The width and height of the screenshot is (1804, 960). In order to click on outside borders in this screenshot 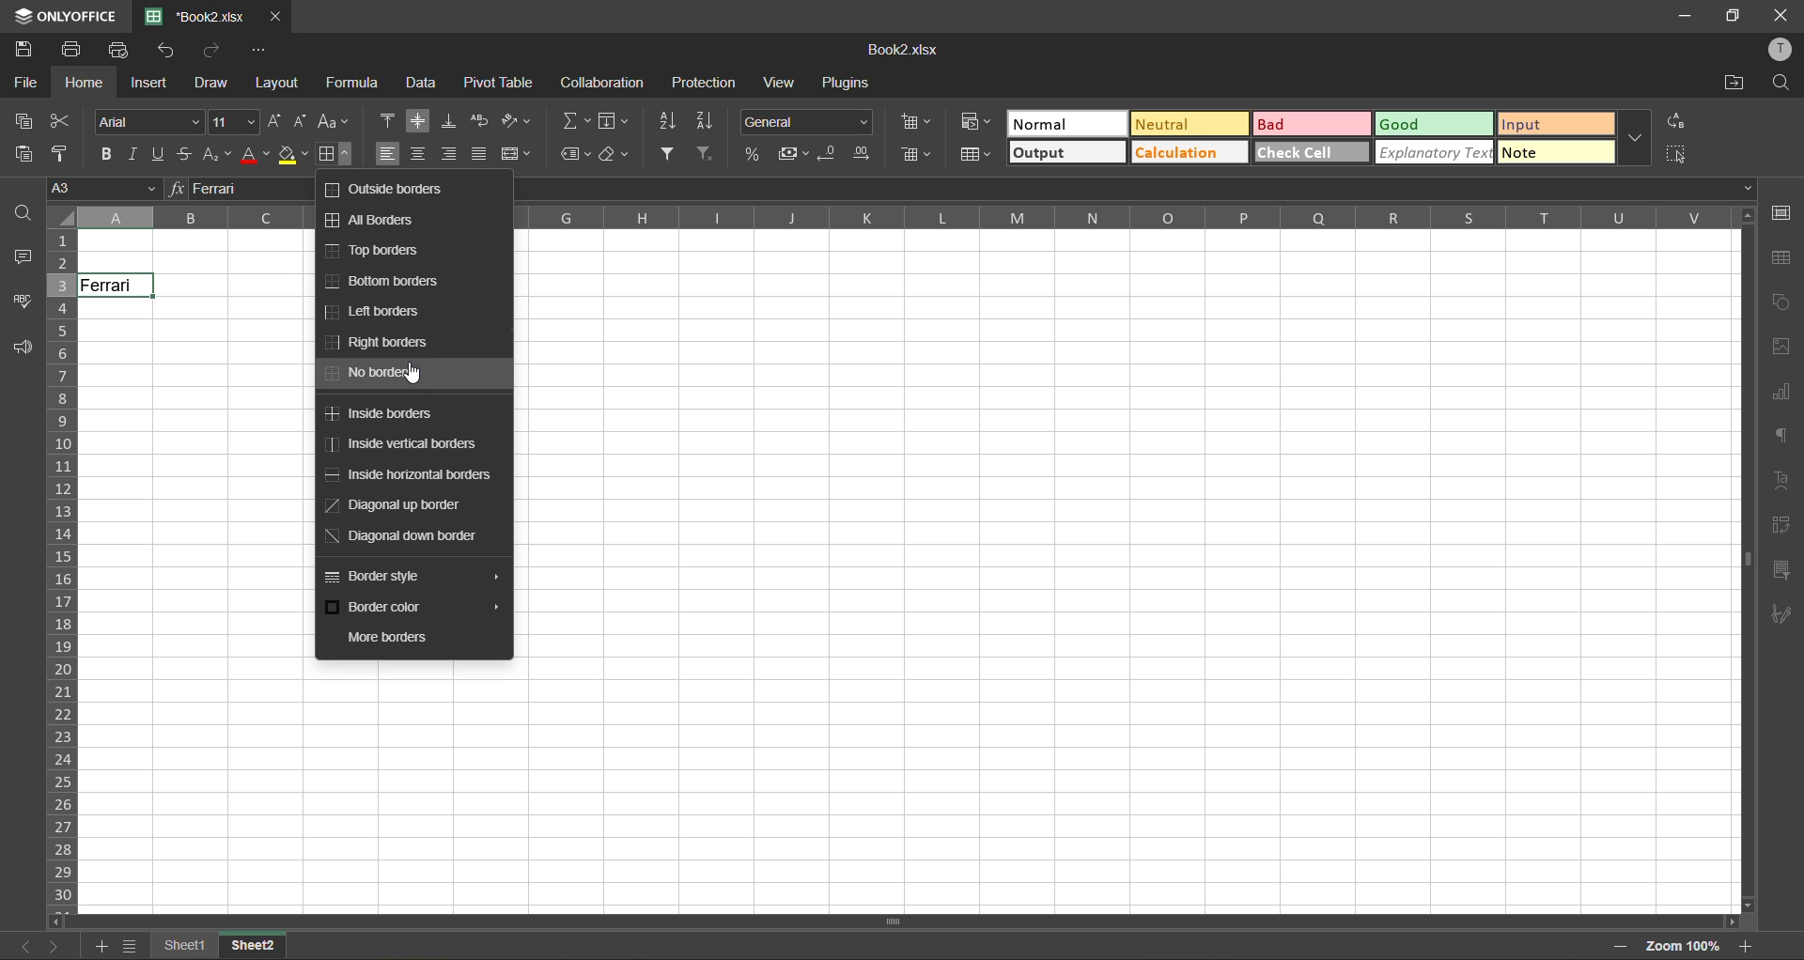, I will do `click(390, 192)`.